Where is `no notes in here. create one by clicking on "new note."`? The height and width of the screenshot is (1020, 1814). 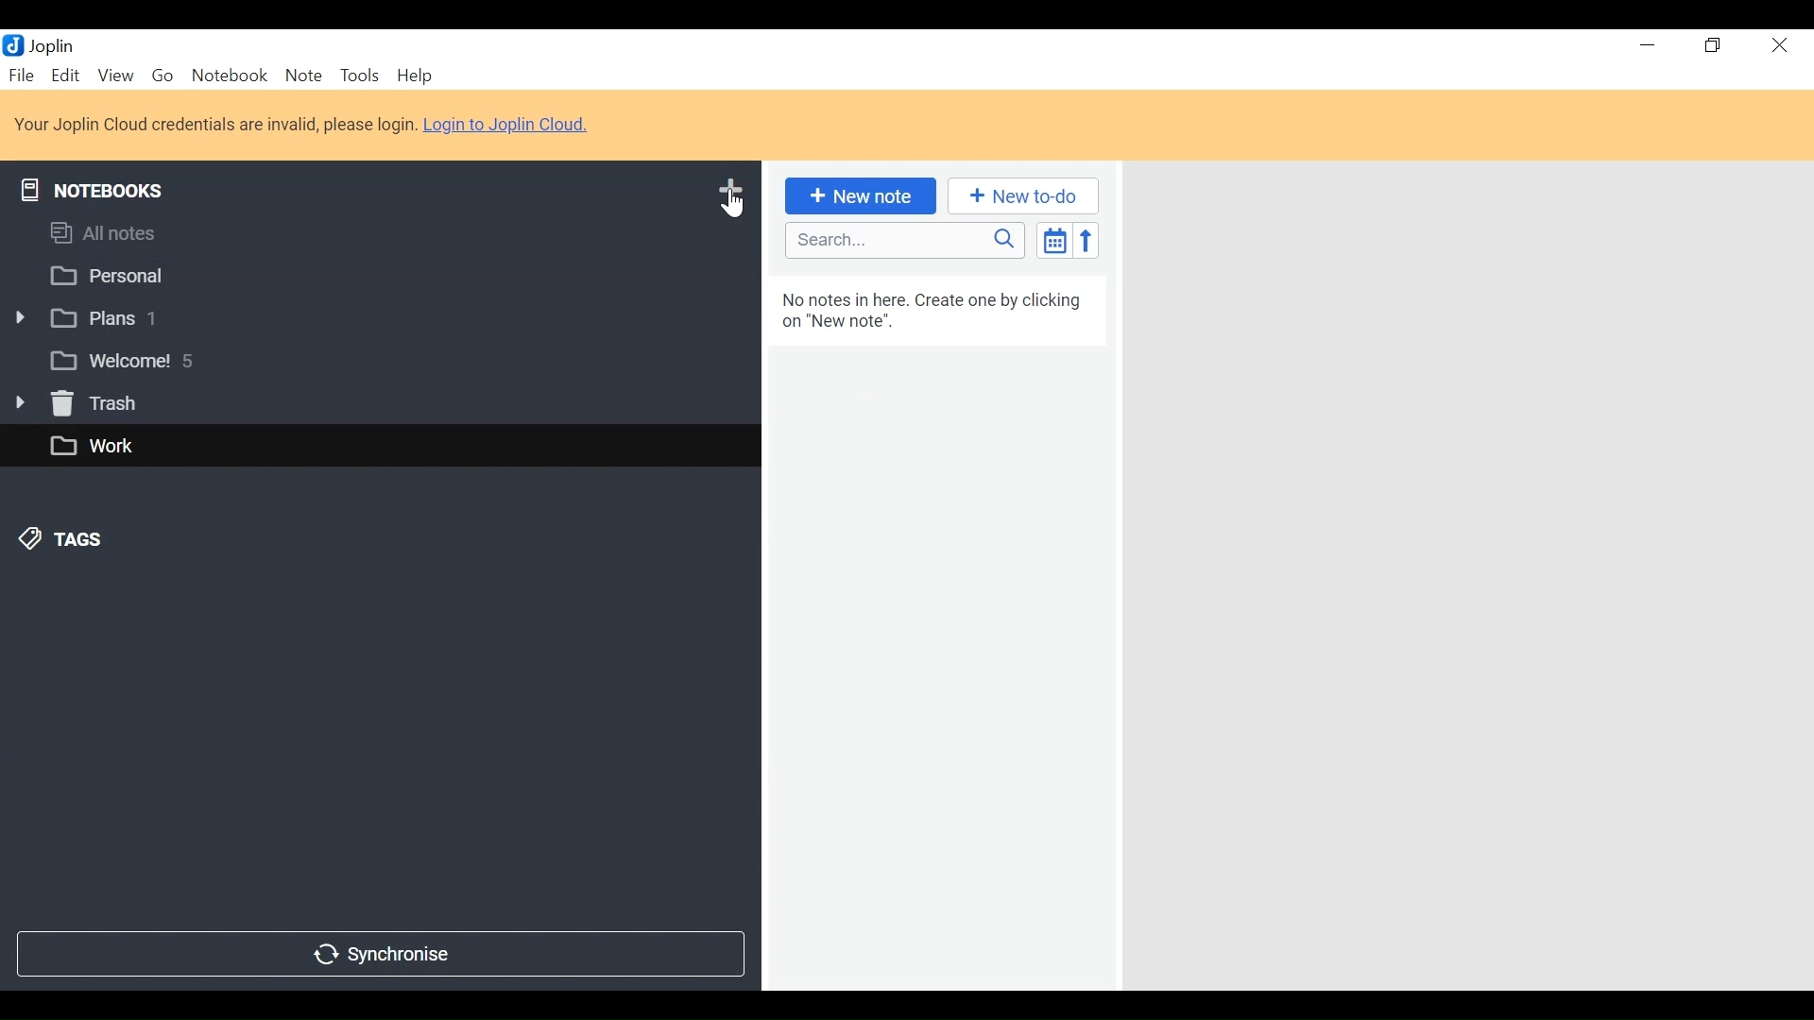 no notes in here. create one by clicking on "new note." is located at coordinates (948, 626).